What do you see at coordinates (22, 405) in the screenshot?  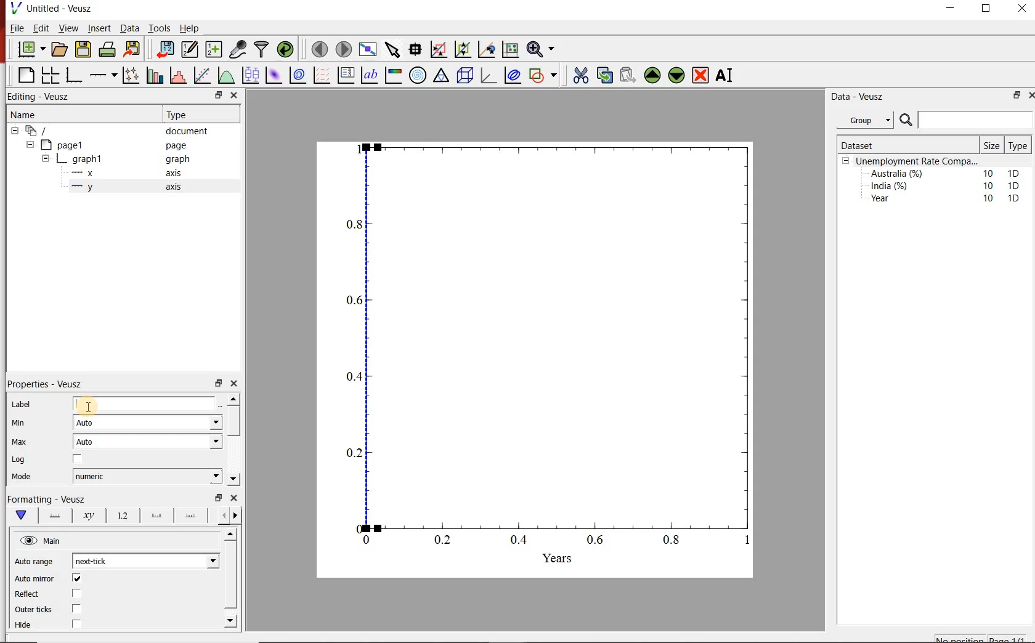 I see `Label` at bounding box center [22, 405].